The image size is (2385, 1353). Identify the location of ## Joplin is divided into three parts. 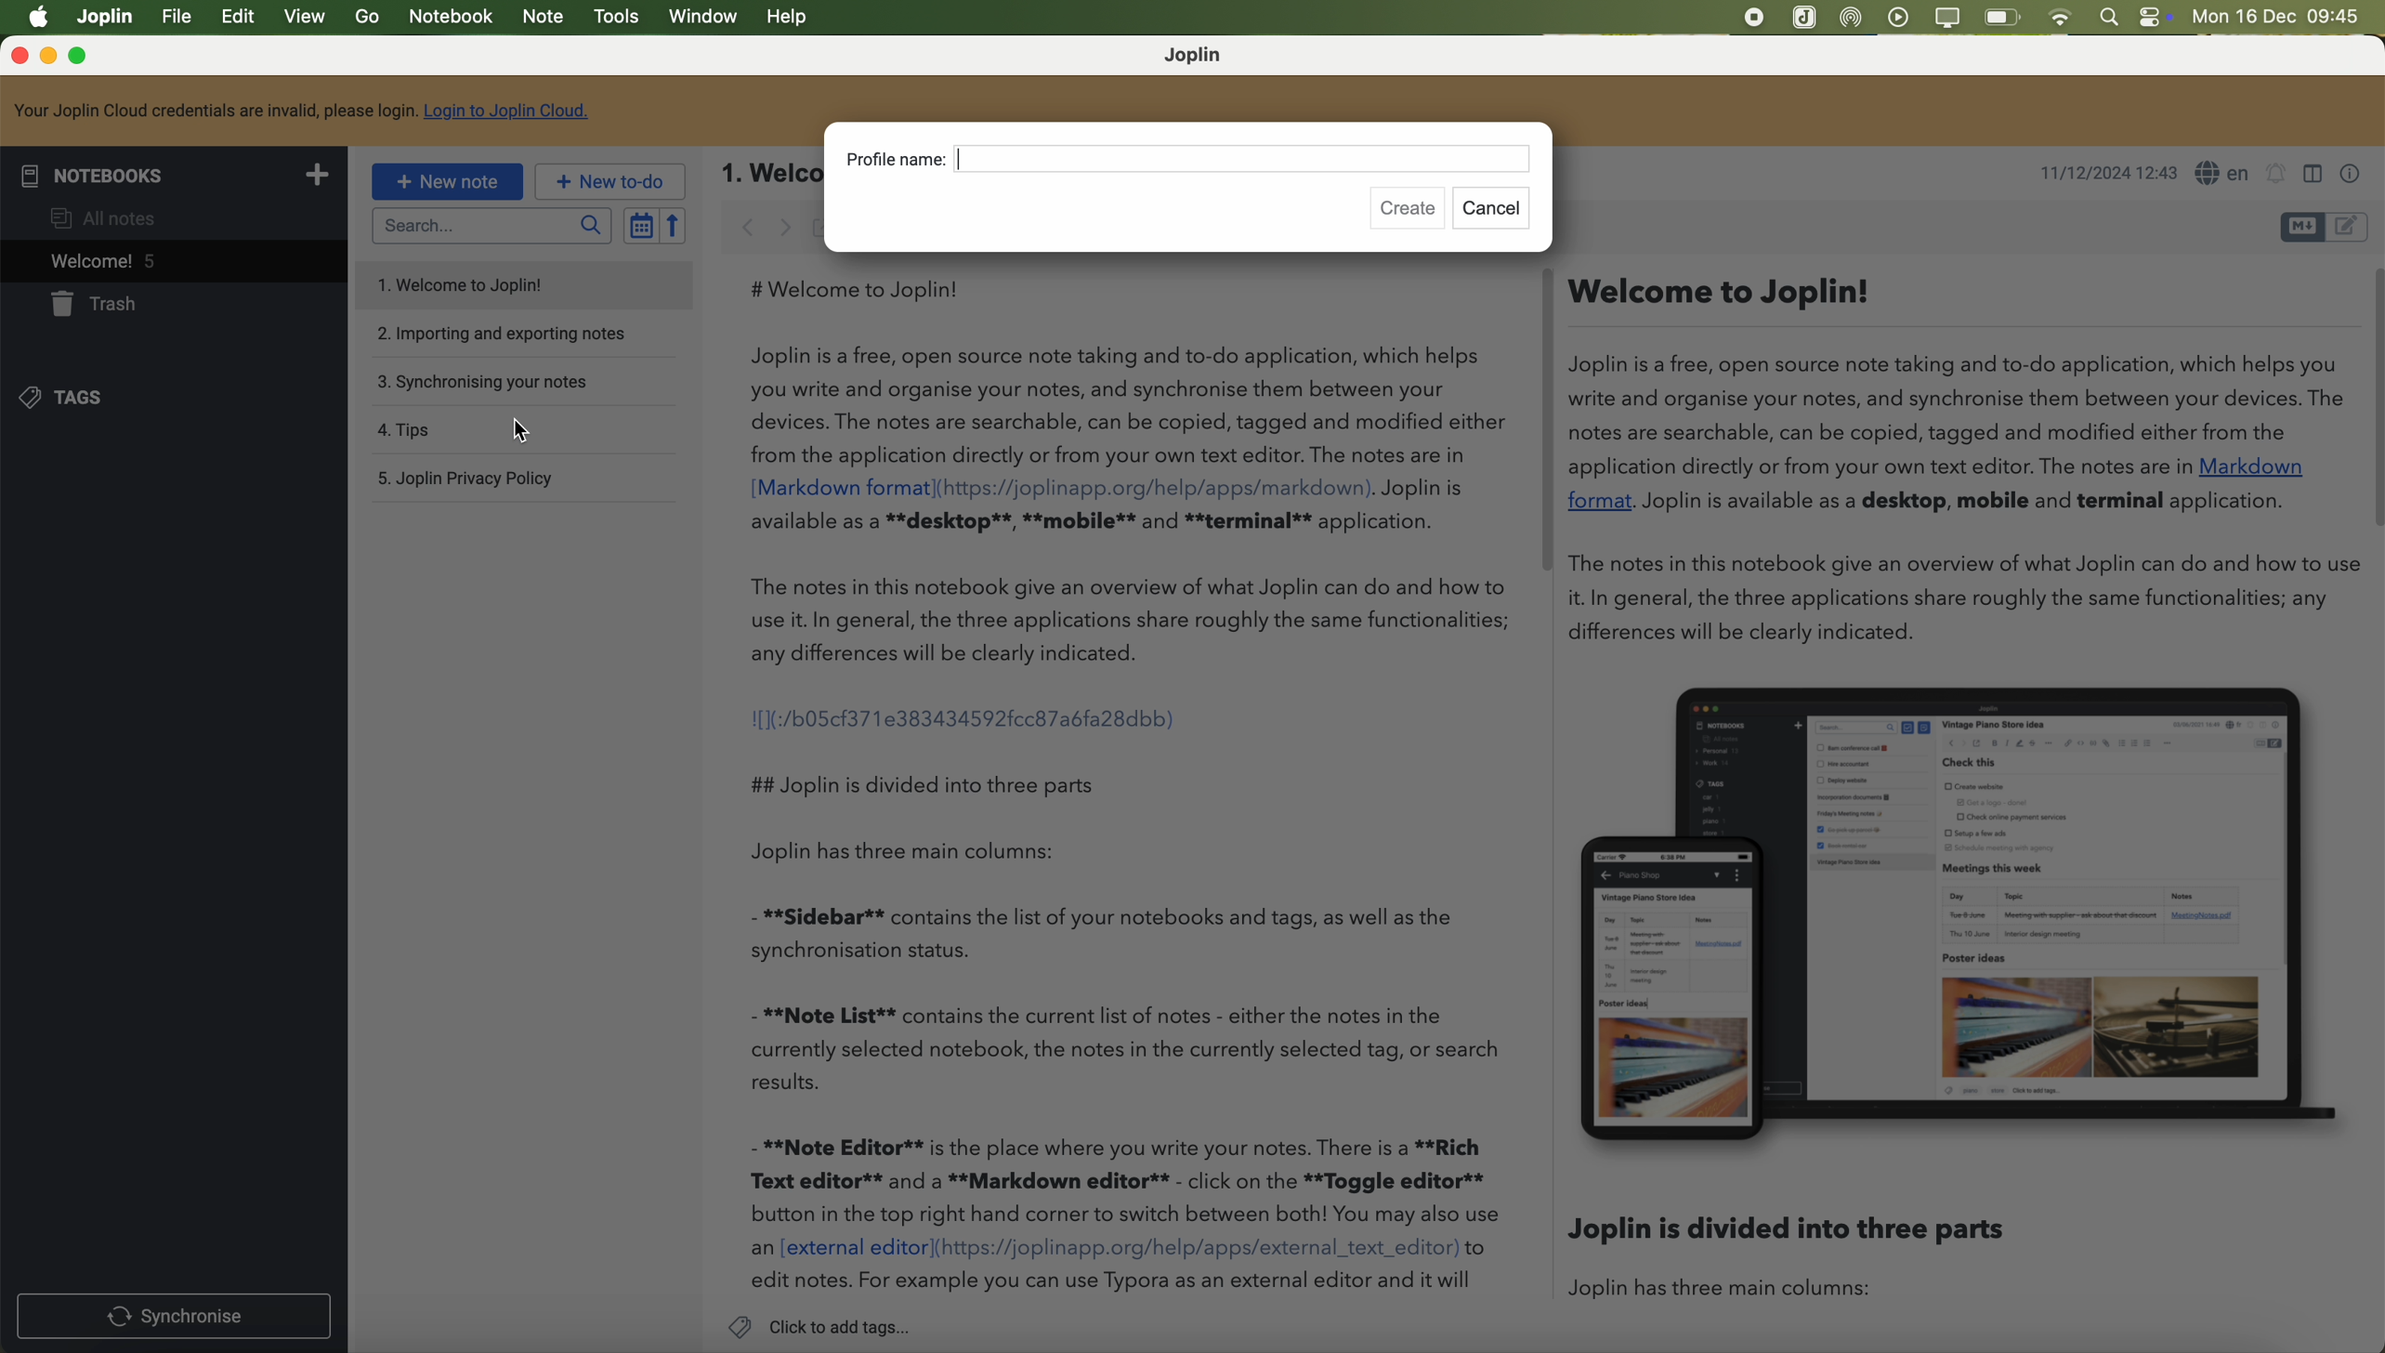
(922, 783).